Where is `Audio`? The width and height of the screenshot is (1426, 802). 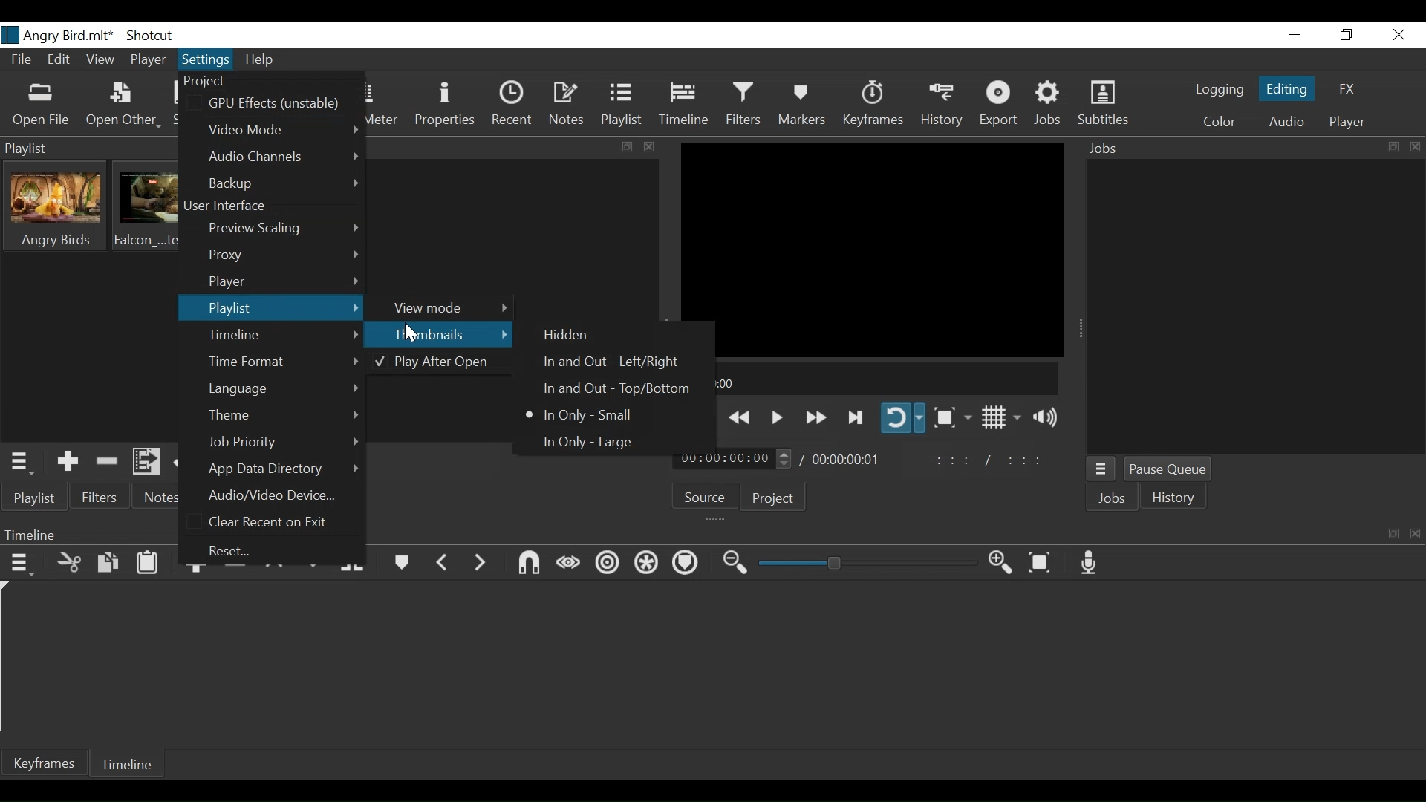
Audio is located at coordinates (1286, 124).